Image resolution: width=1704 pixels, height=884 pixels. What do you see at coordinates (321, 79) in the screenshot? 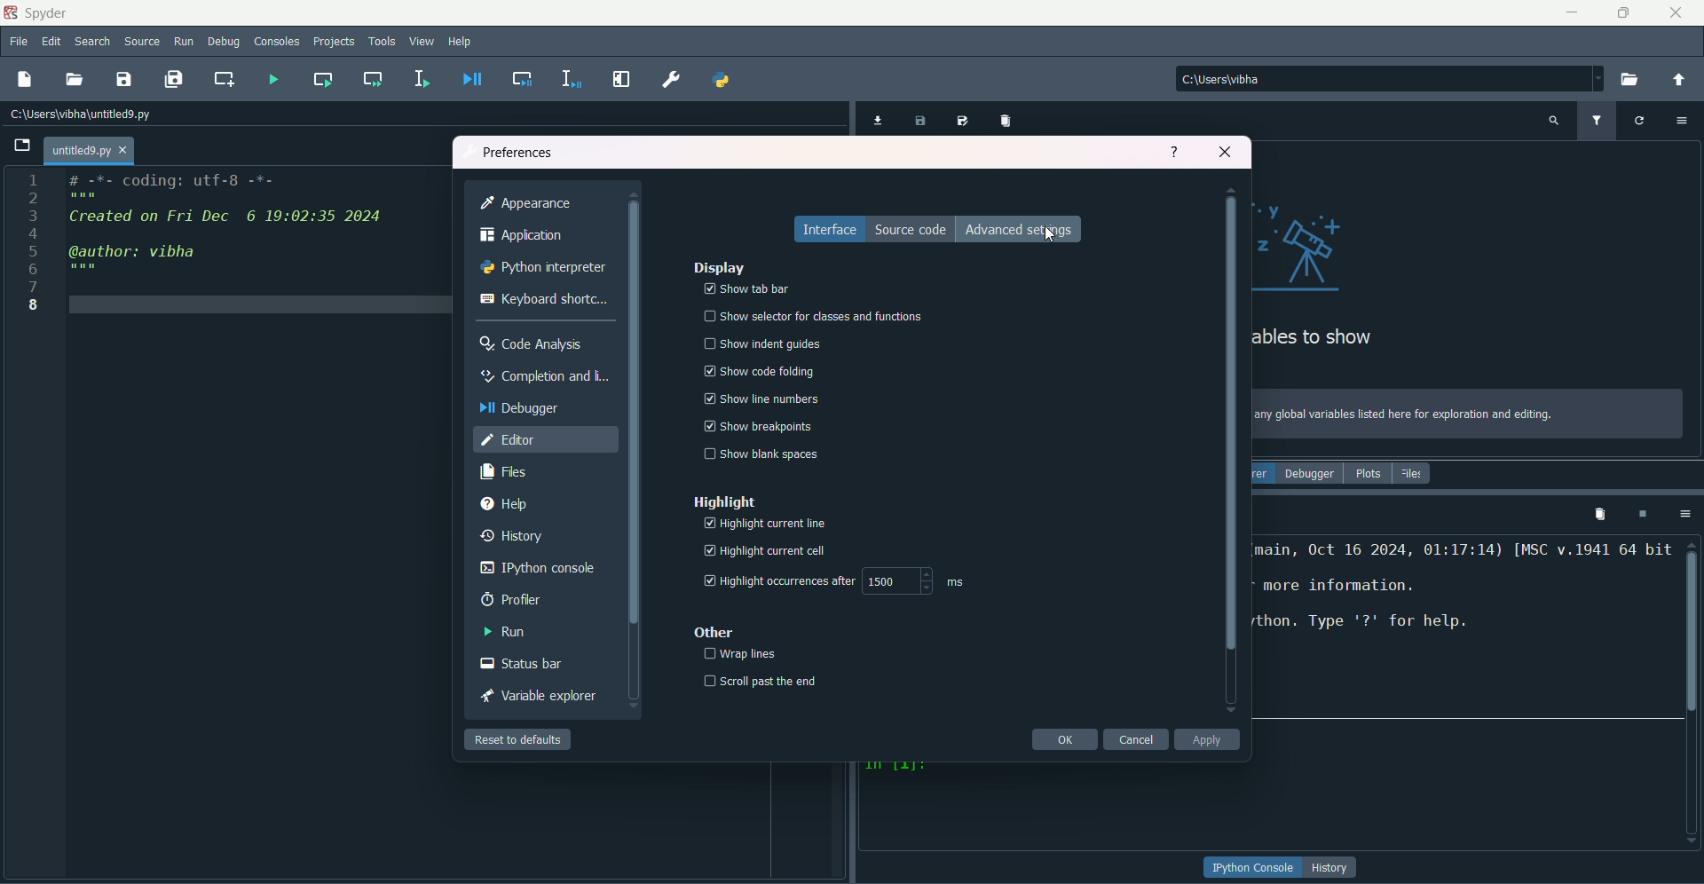
I see `run current cell` at bounding box center [321, 79].